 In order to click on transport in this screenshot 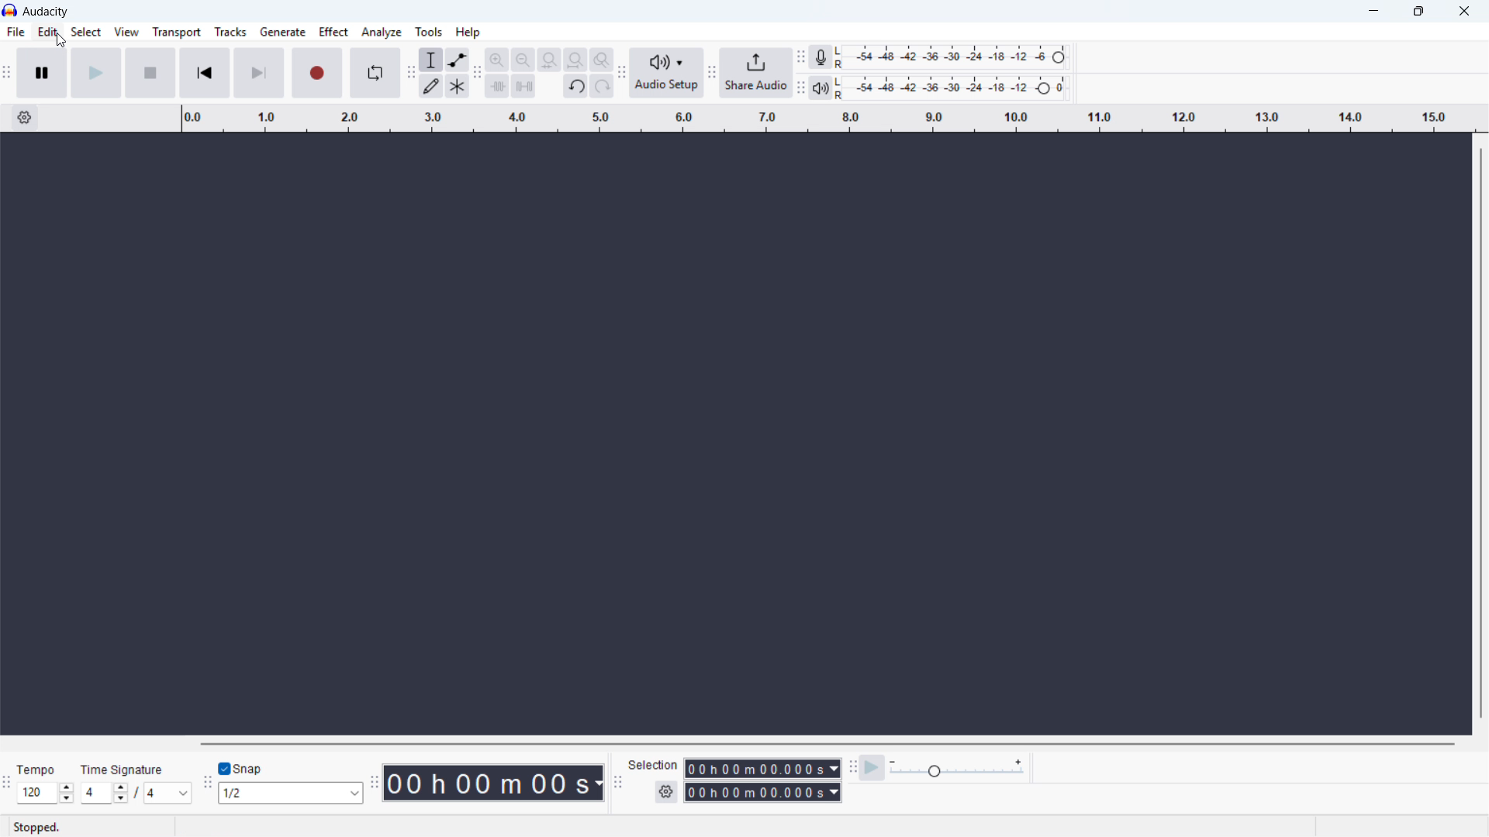, I will do `click(177, 32)`.